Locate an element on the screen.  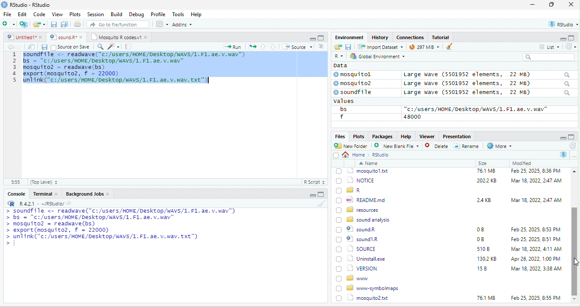
Session is located at coordinates (96, 14).